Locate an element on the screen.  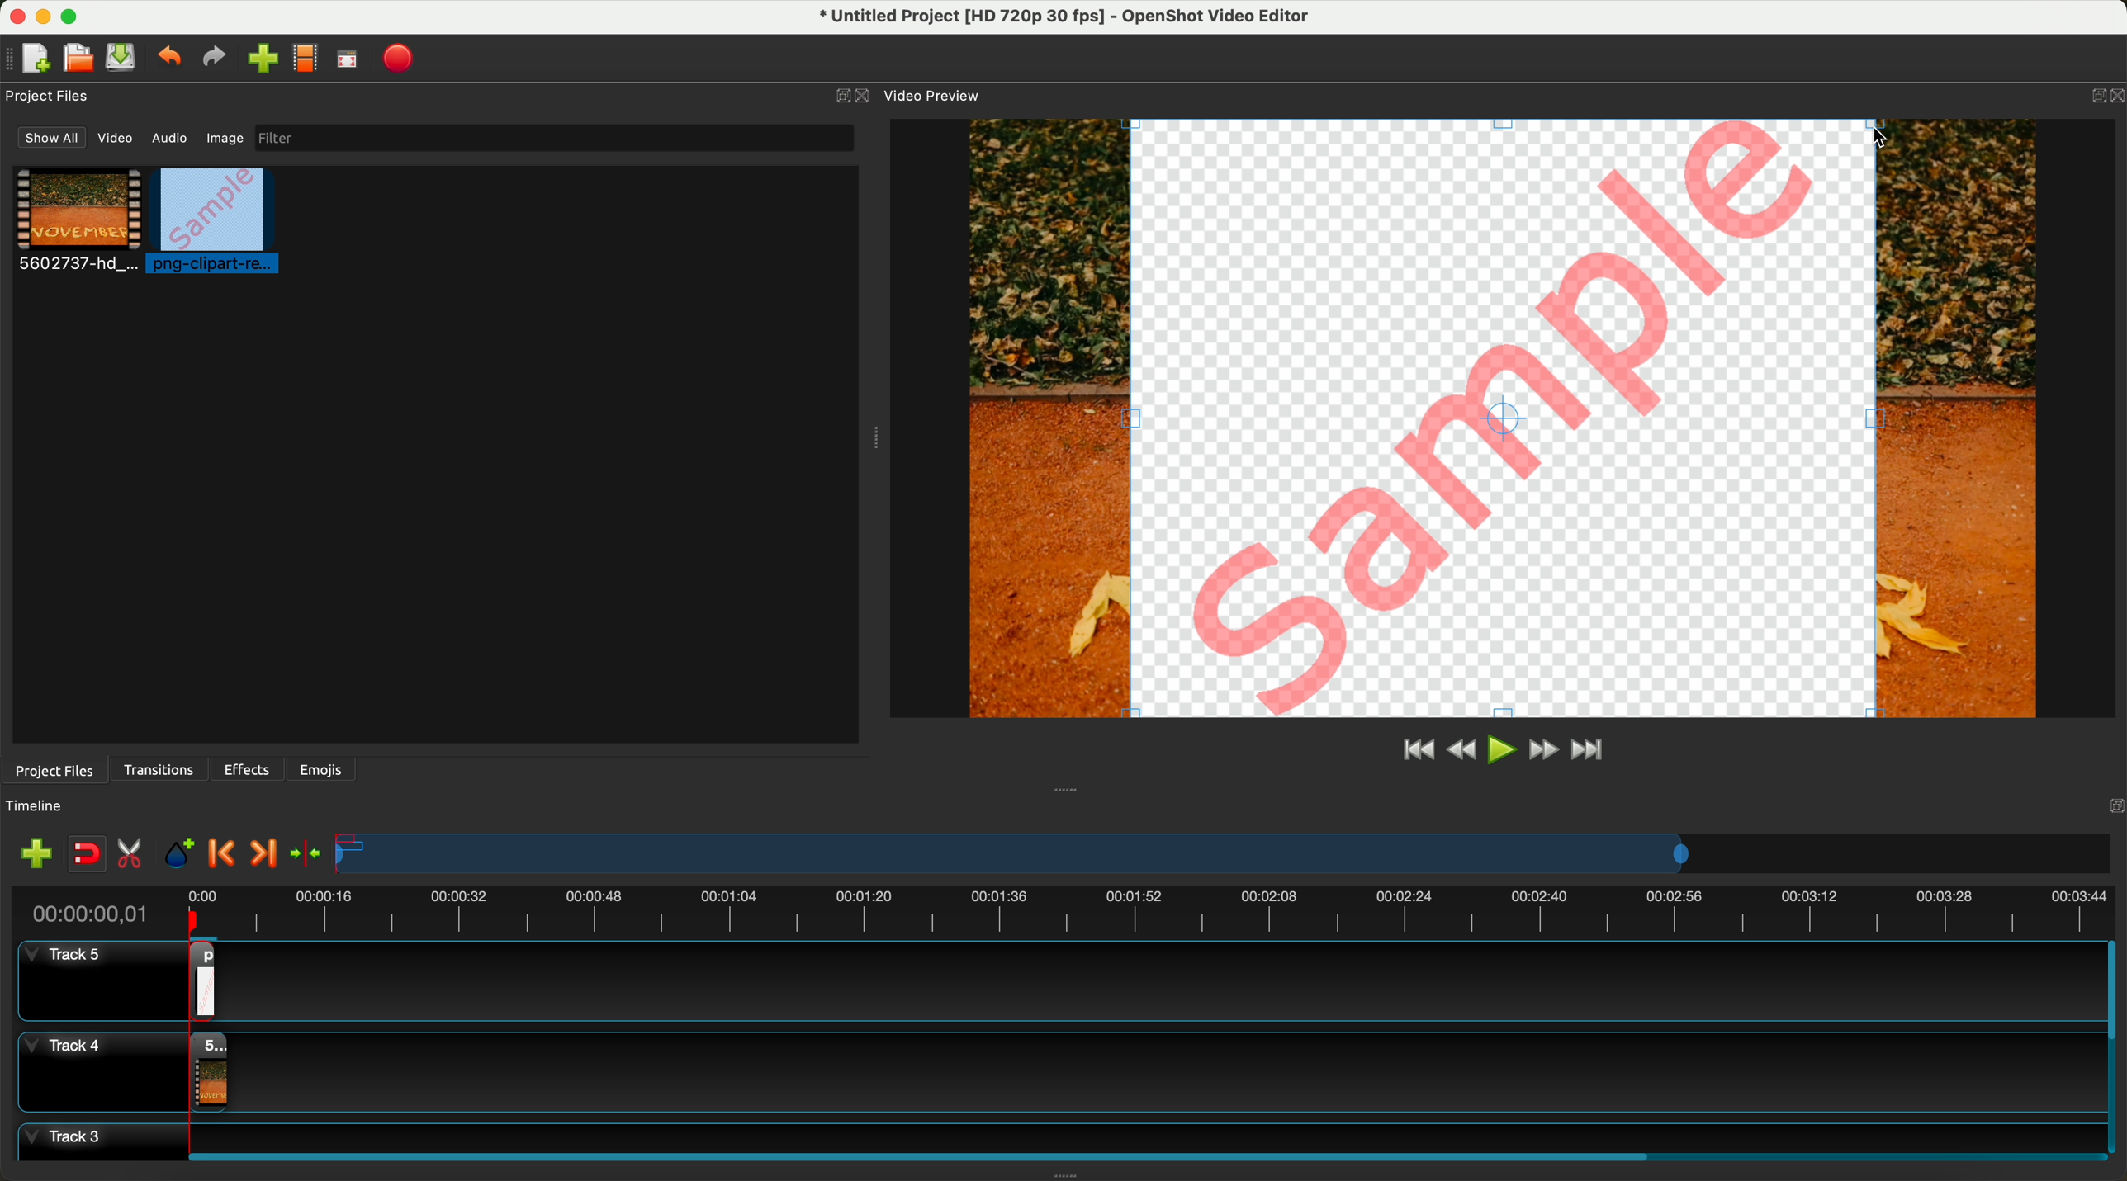
jump to start is located at coordinates (1419, 751).